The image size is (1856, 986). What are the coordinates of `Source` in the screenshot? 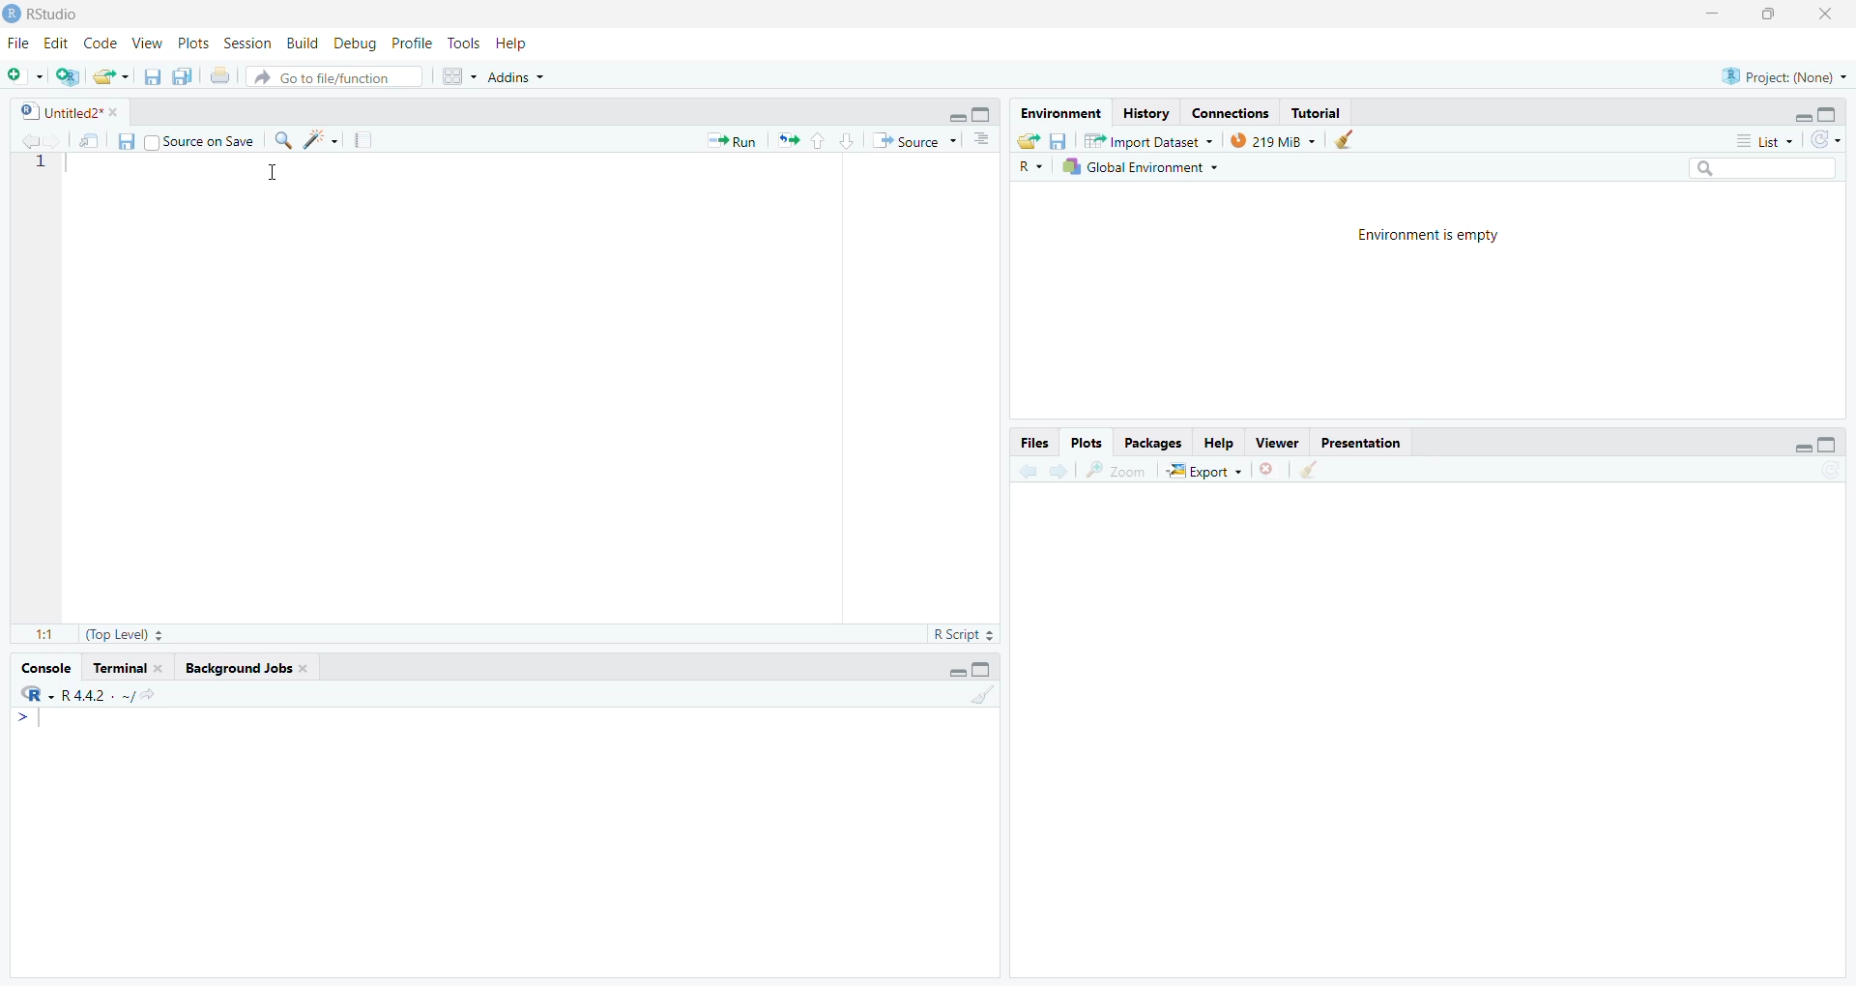 It's located at (913, 140).